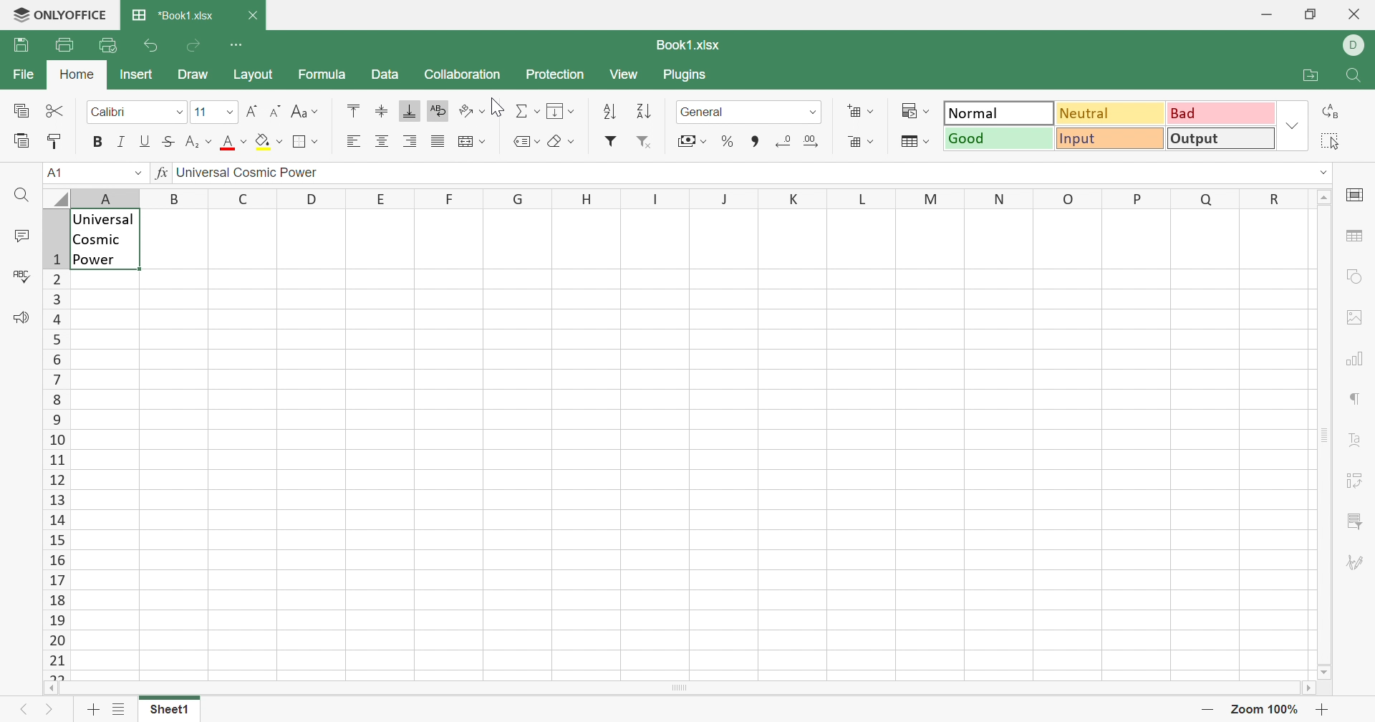  Describe the element at coordinates (130, 173) in the screenshot. I see `Drop Down` at that location.